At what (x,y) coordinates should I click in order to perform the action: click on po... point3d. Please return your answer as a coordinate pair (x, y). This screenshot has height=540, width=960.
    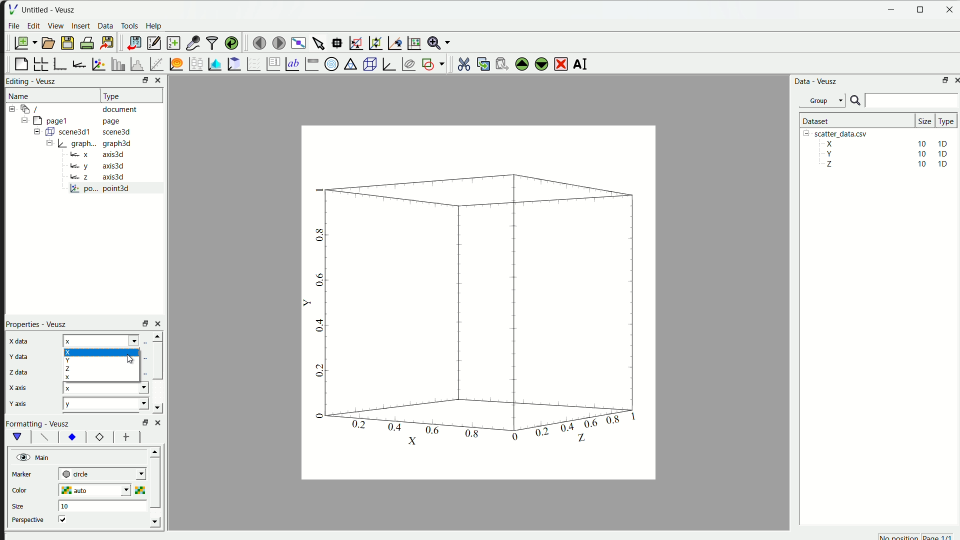
    Looking at the image, I should click on (101, 189).